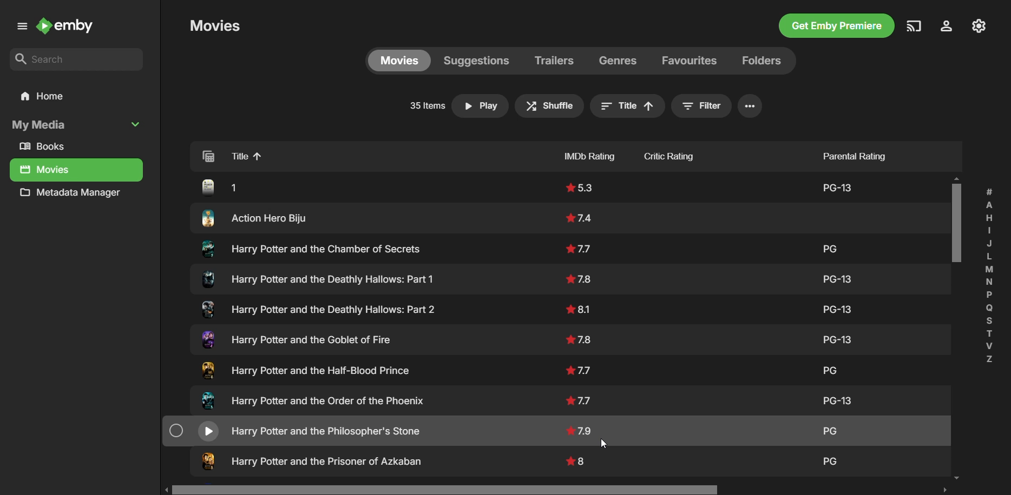 This screenshot has width=1011, height=495. What do you see at coordinates (837, 185) in the screenshot?
I see `` at bounding box center [837, 185].